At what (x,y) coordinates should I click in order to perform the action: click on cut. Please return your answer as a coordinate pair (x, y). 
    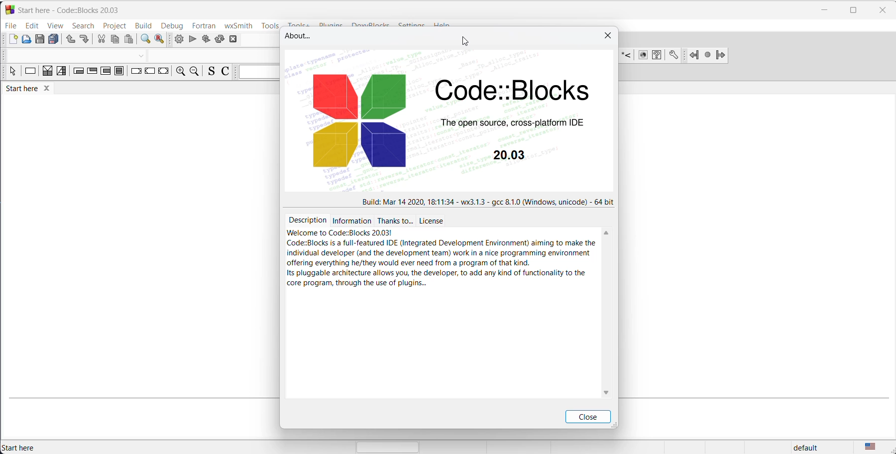
    Looking at the image, I should click on (100, 39).